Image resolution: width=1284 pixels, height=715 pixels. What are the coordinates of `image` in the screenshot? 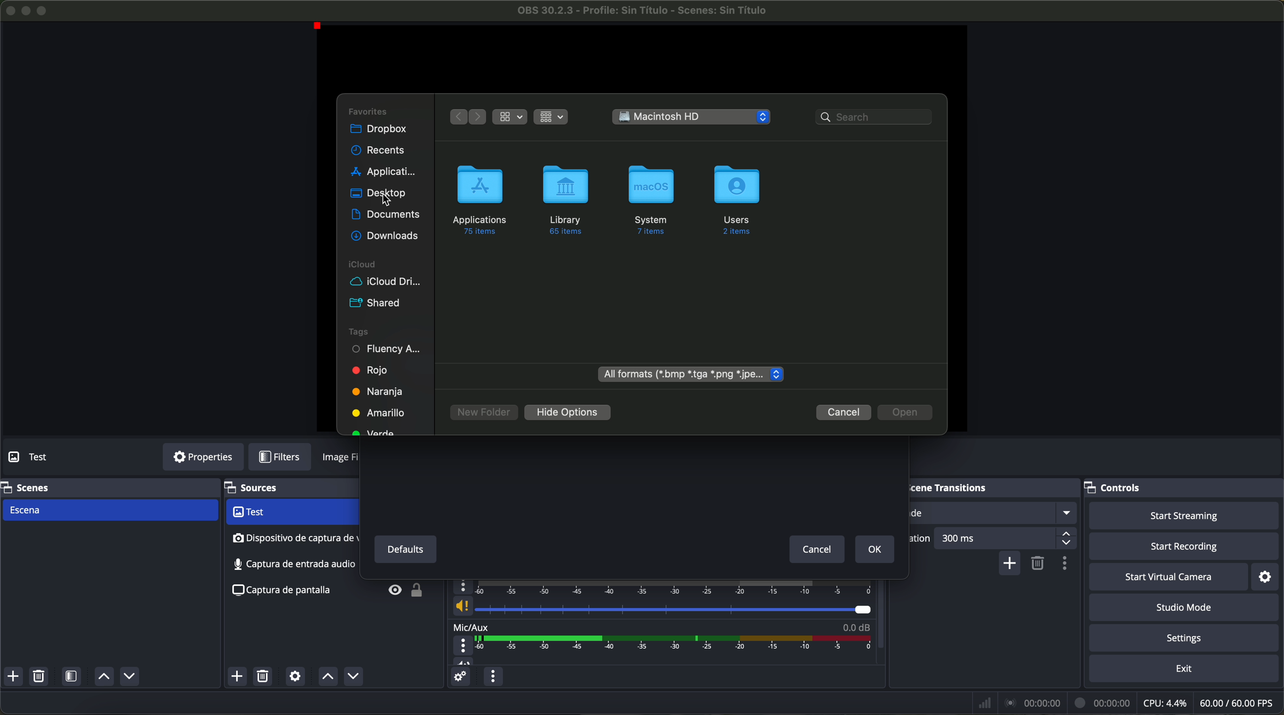 It's located at (341, 459).